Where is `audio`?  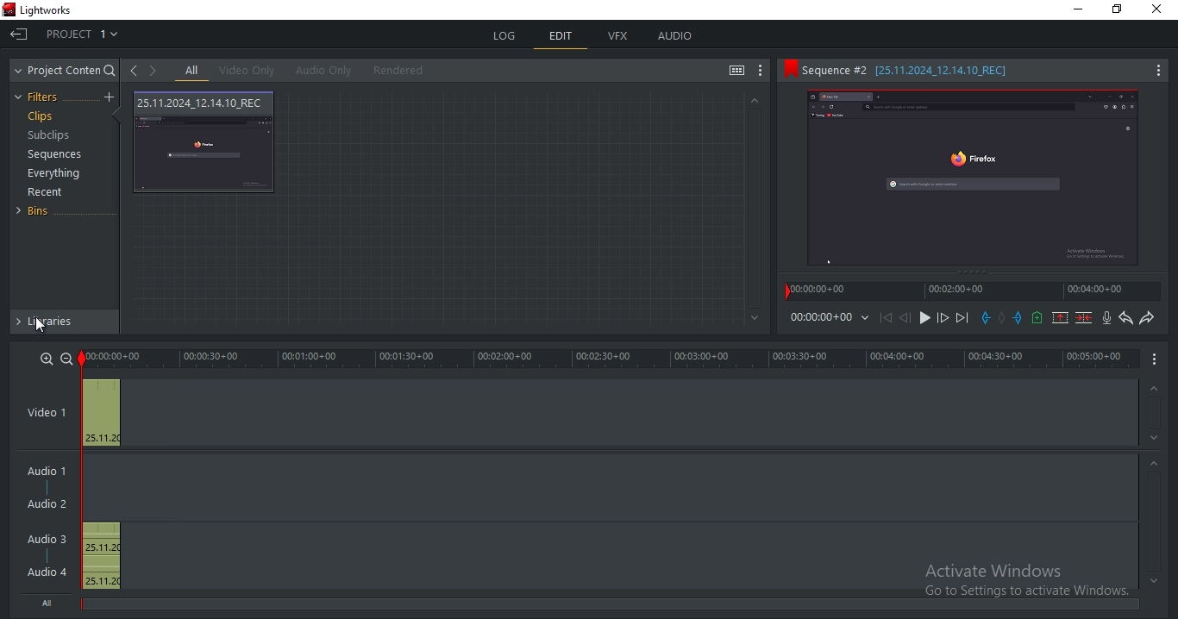 audio is located at coordinates (101, 555).